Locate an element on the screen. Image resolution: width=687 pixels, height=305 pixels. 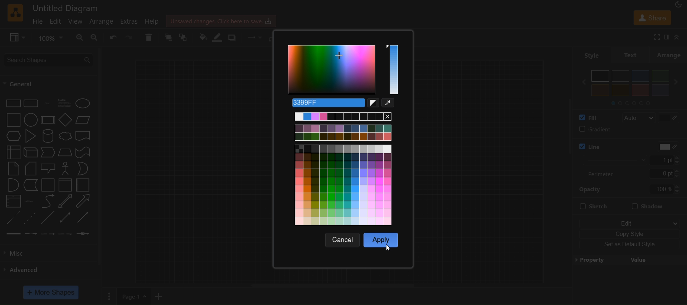
text is located at coordinates (631, 54).